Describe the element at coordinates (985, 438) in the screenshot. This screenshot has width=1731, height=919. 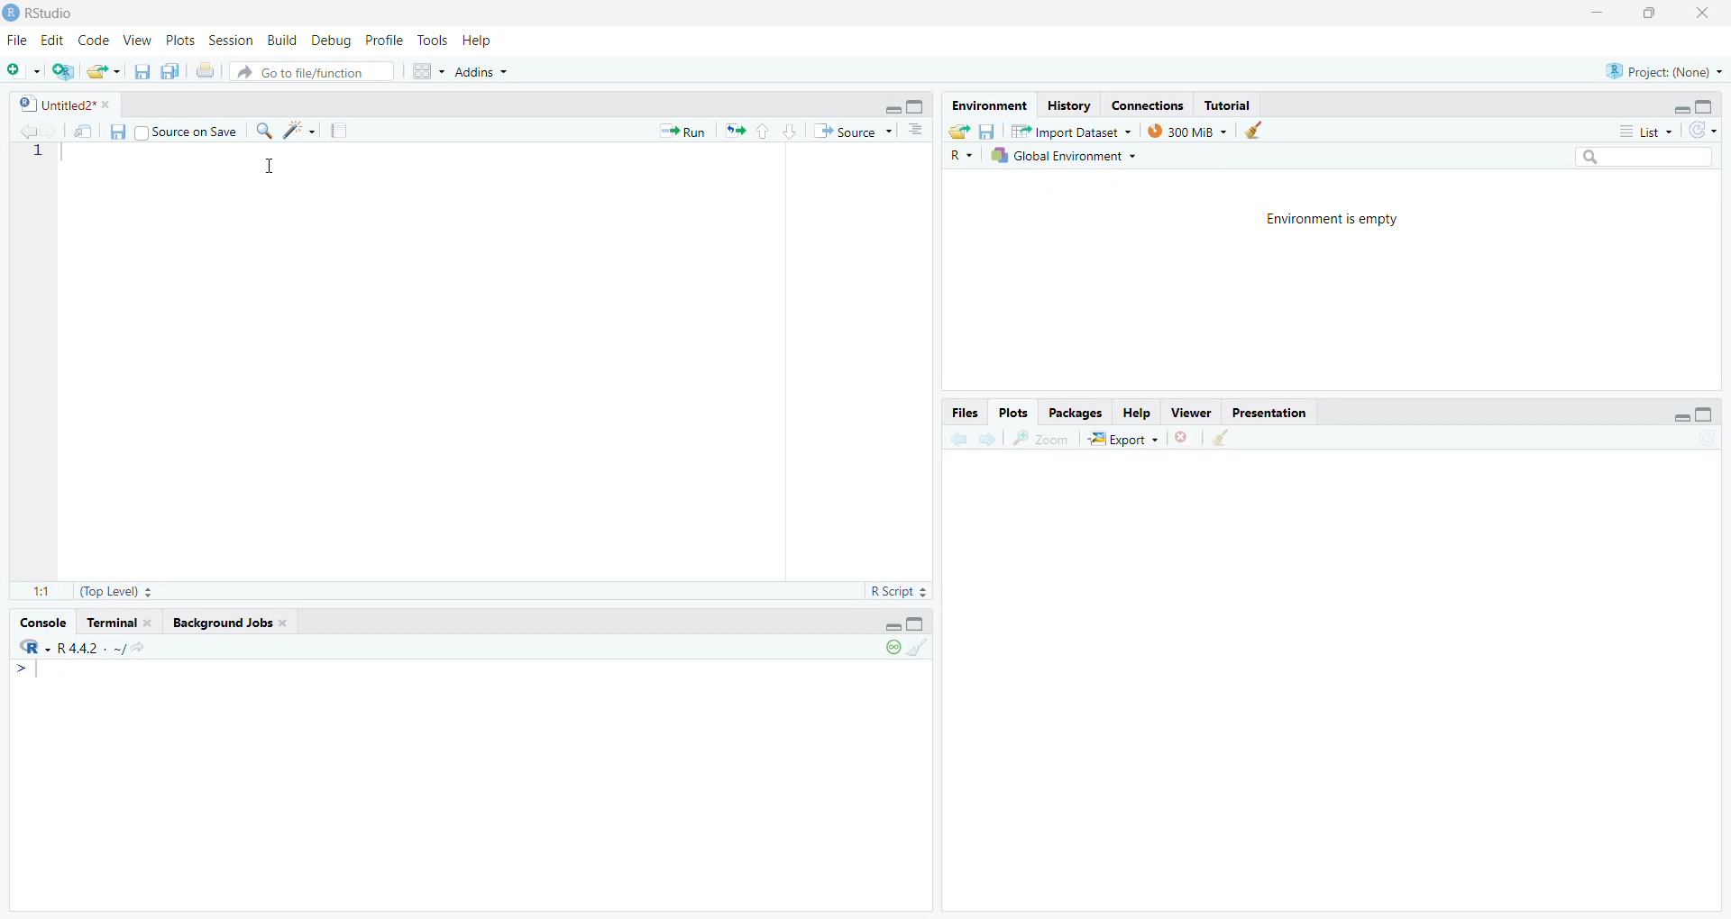
I see `go forward` at that location.